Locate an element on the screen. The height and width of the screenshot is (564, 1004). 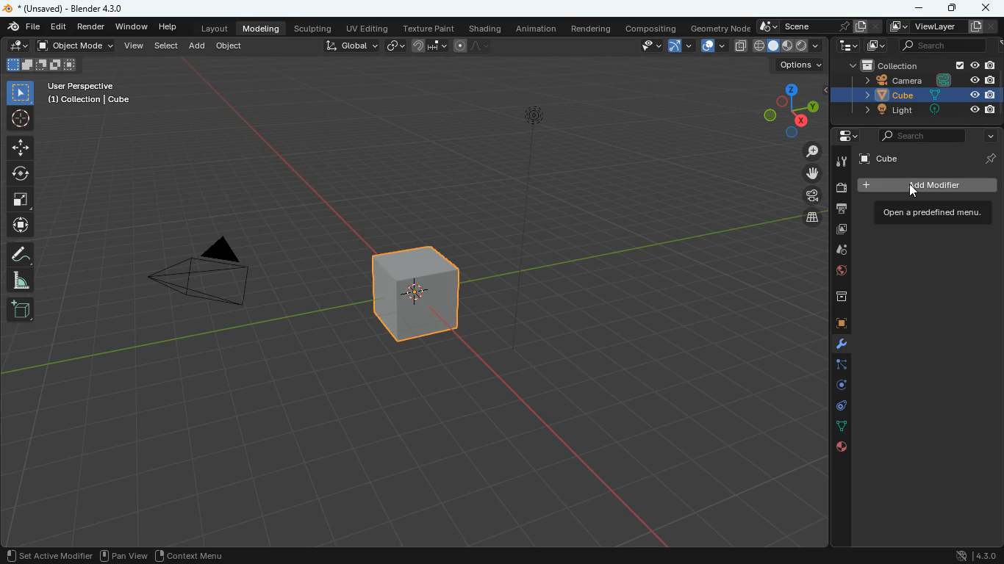
compositing is located at coordinates (650, 28).